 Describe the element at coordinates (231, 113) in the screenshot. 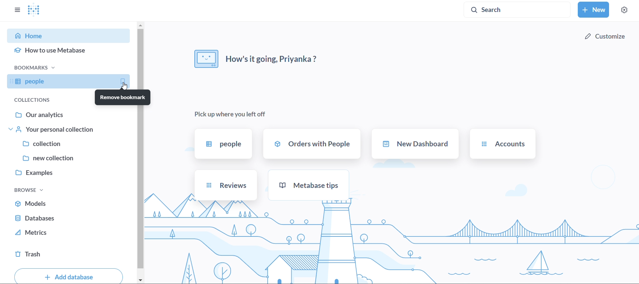

I see `pick up where you left off` at that location.